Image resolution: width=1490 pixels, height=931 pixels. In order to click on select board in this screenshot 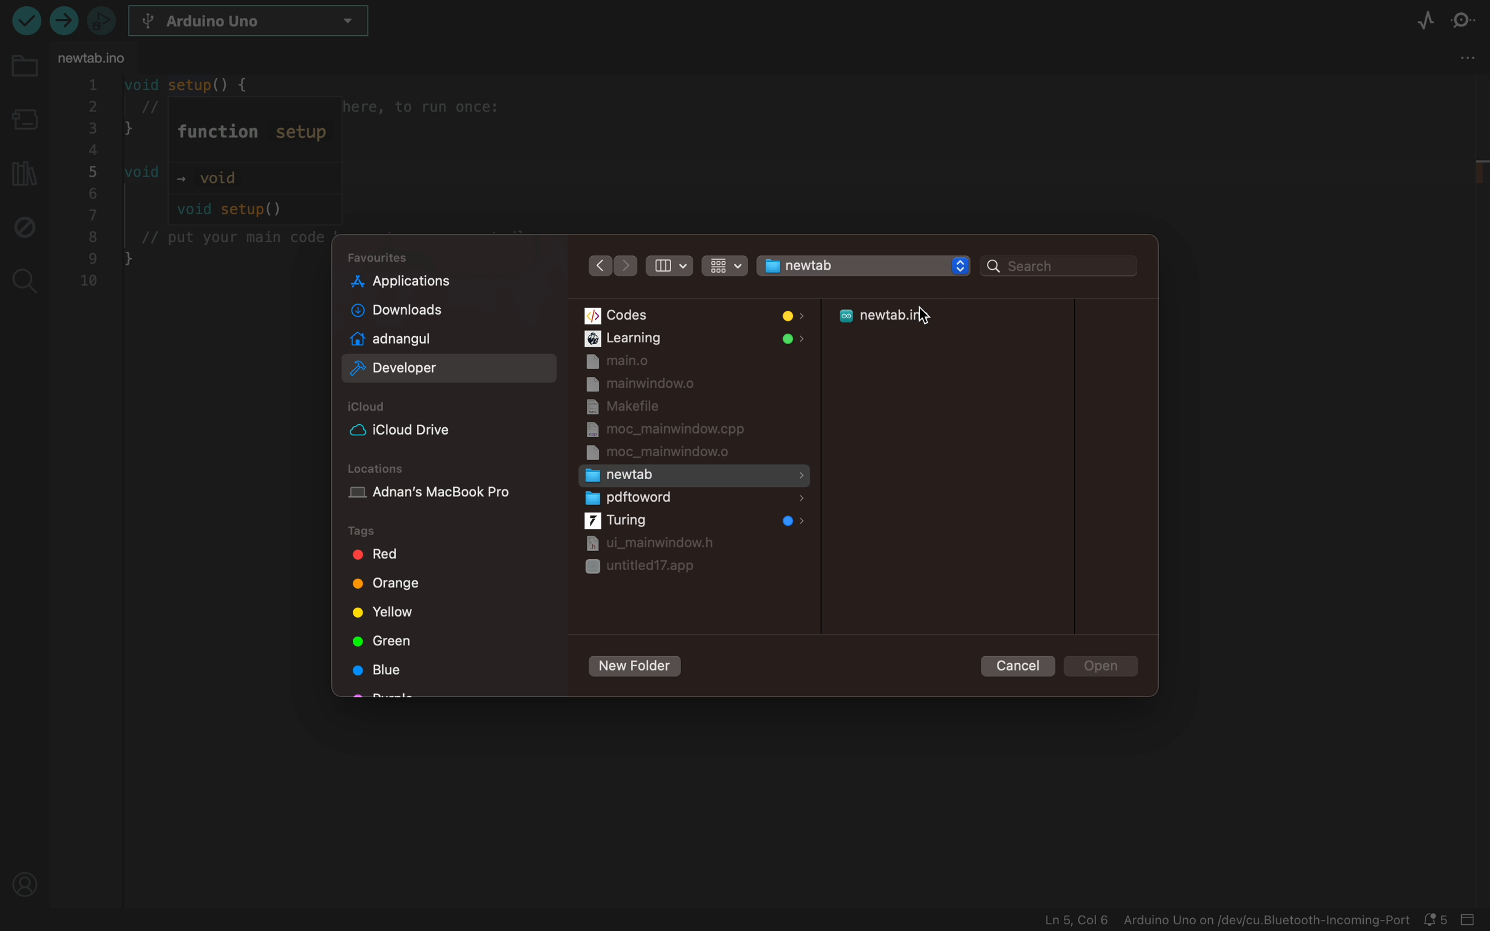, I will do `click(259, 23)`.